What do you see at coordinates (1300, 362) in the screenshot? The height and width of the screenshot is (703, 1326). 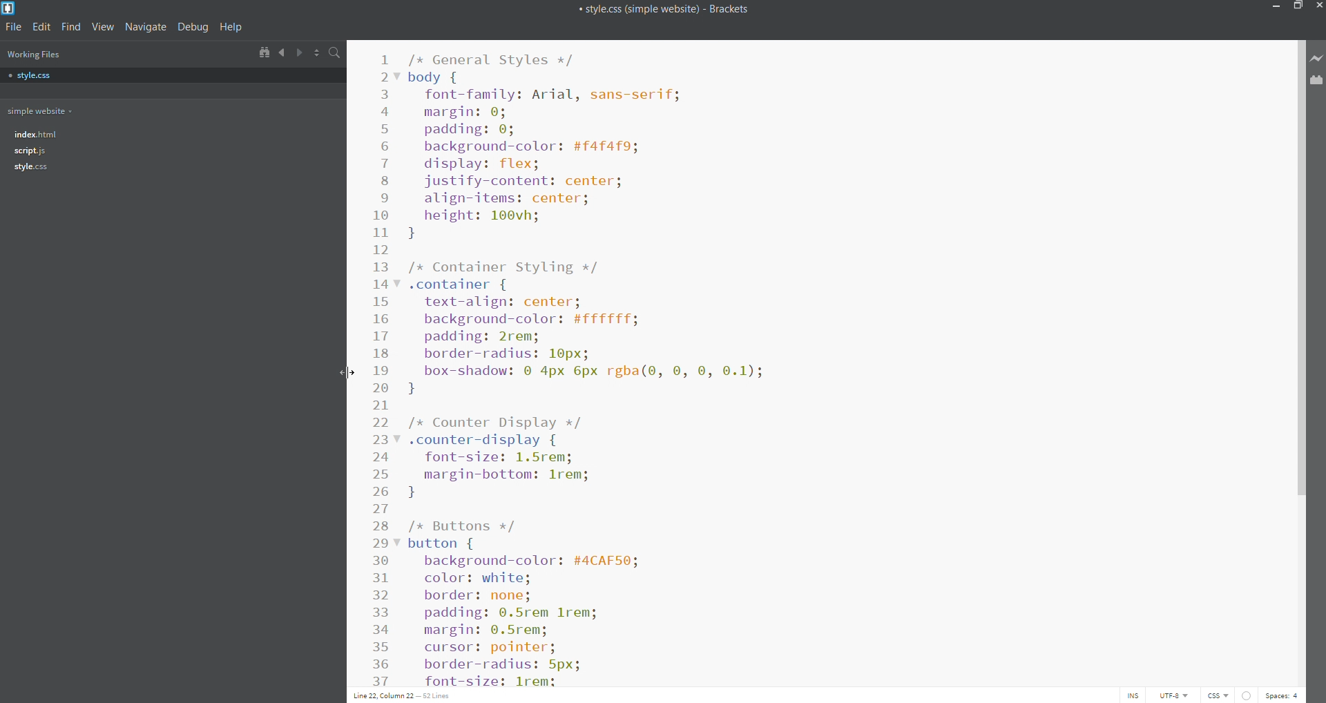 I see `scroll bar` at bounding box center [1300, 362].